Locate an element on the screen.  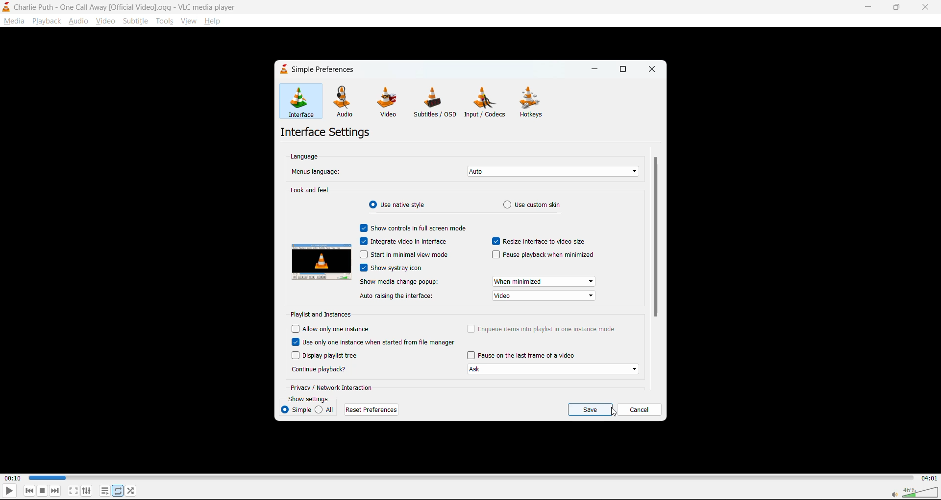
minimize is located at coordinates (598, 68).